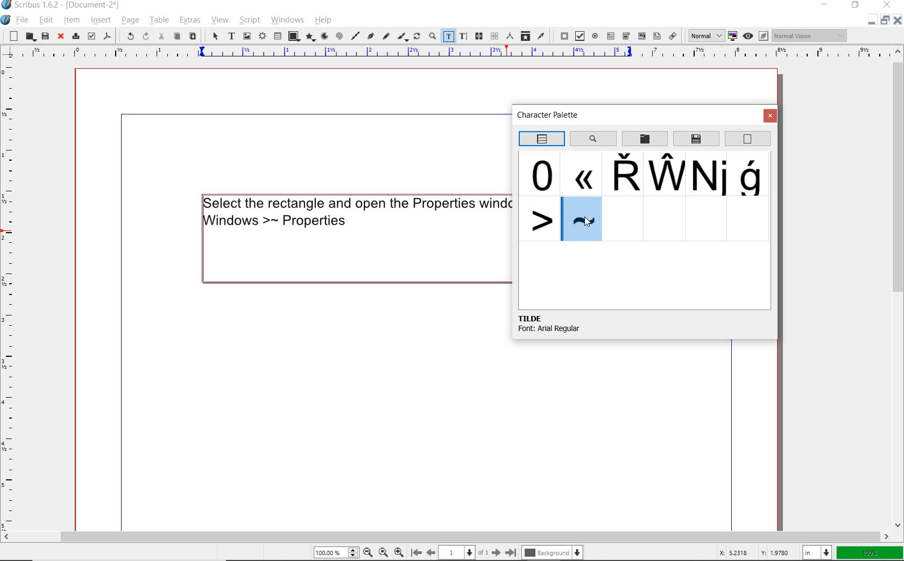 The height and width of the screenshot is (561, 904). What do you see at coordinates (354, 211) in the screenshot?
I see `text` at bounding box center [354, 211].